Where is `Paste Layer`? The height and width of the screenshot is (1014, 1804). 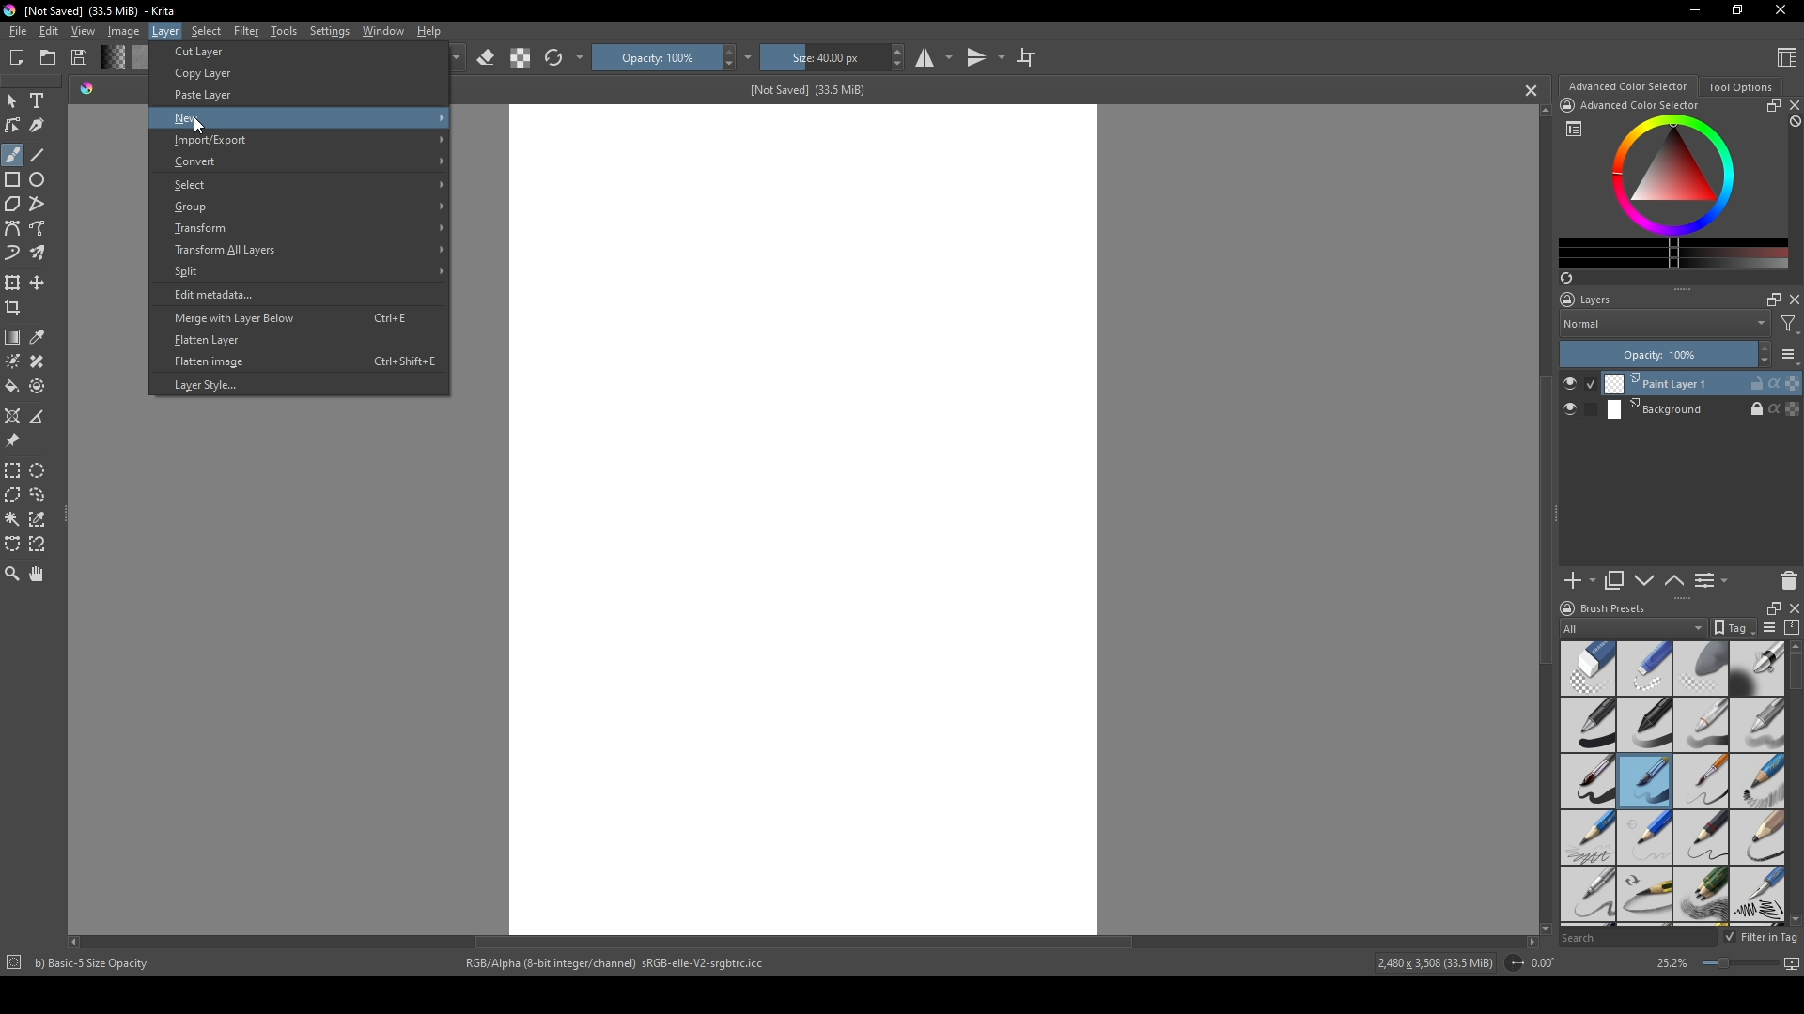 Paste Layer is located at coordinates (211, 95).